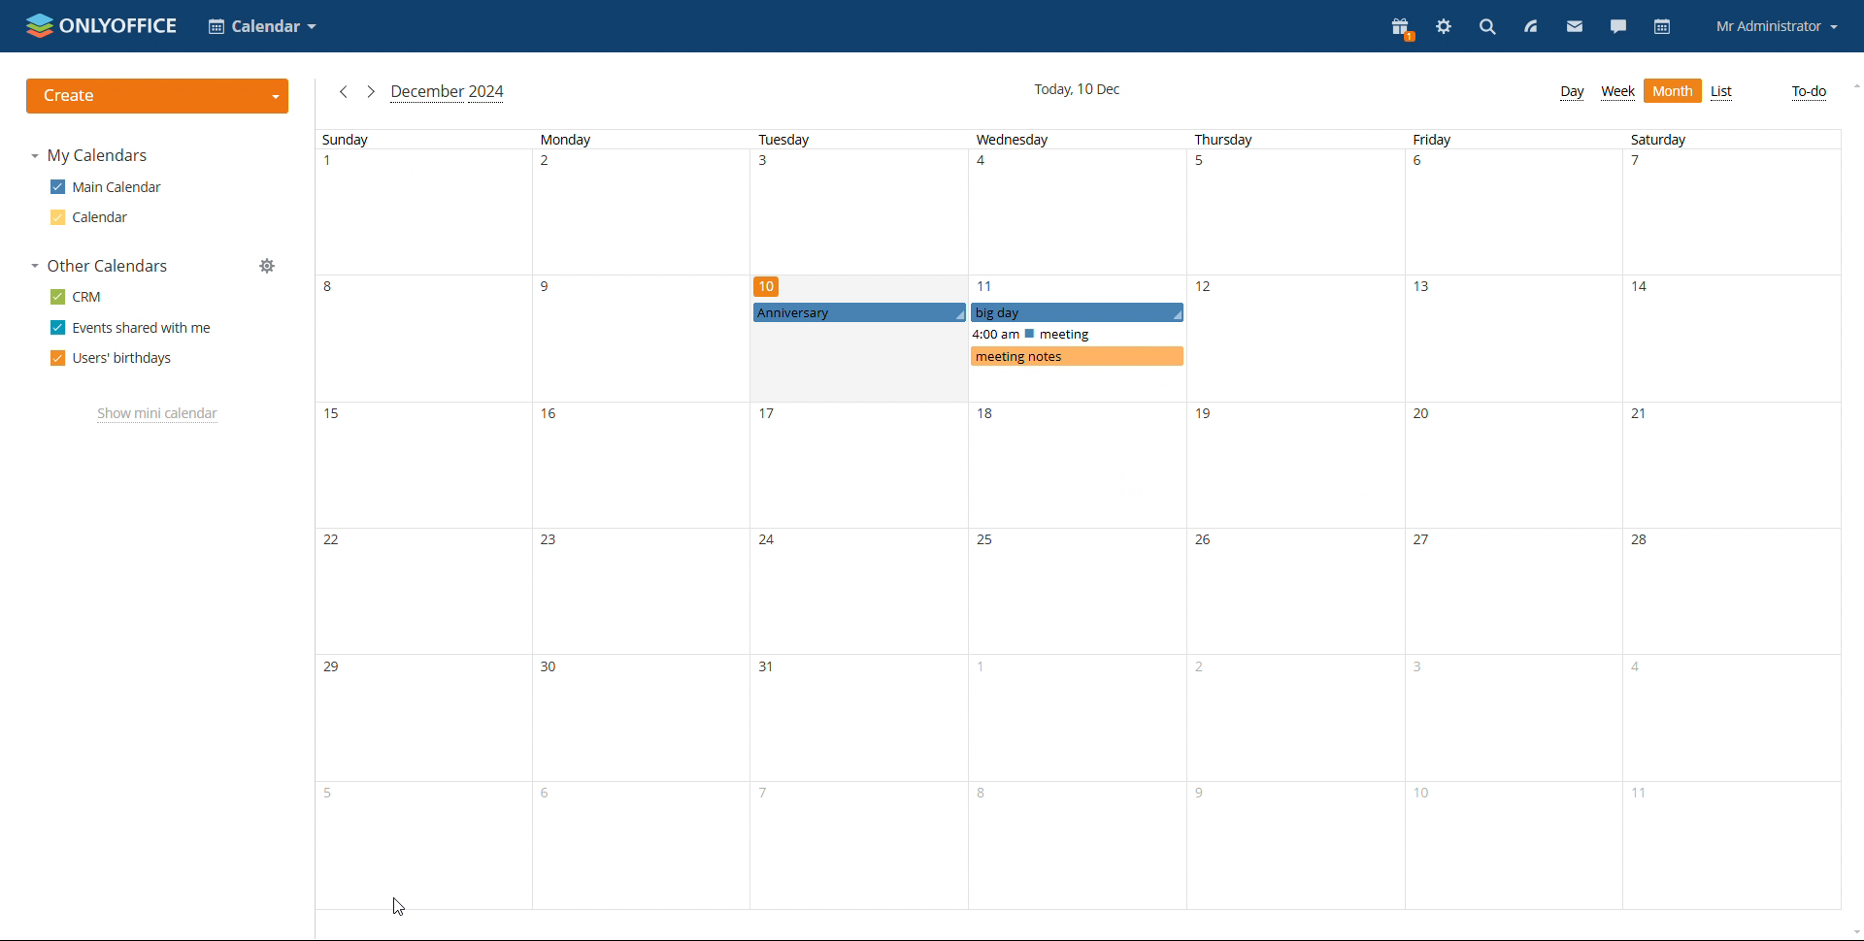 The height and width of the screenshot is (941, 1864). I want to click on monday, so click(640, 518).